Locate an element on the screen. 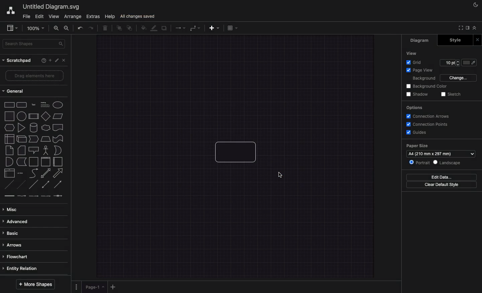 The height and width of the screenshot is (293, 482). Connection is located at coordinates (180, 28).